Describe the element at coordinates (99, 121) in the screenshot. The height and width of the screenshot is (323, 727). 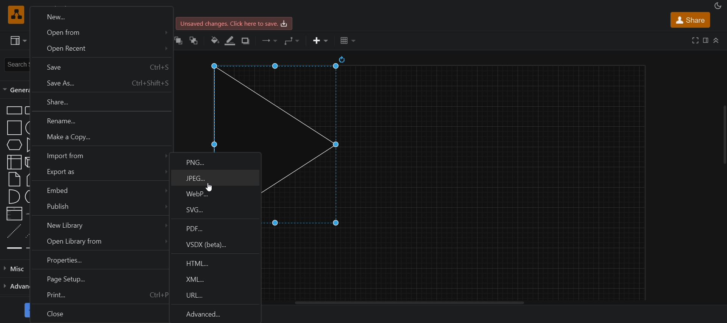
I see `rename` at that location.